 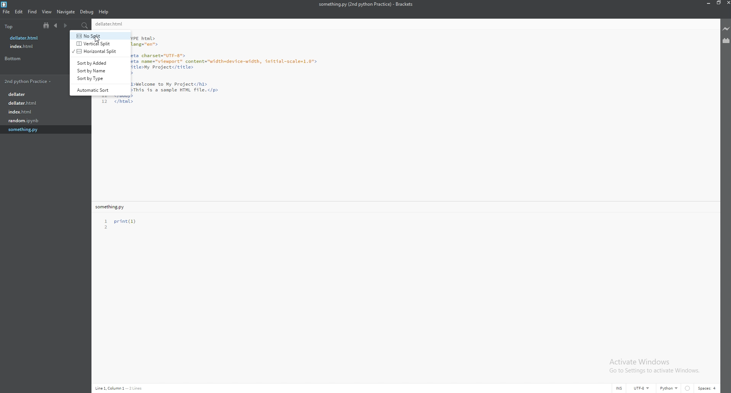 What do you see at coordinates (687, 388) in the screenshot?
I see `linter` at bounding box center [687, 388].